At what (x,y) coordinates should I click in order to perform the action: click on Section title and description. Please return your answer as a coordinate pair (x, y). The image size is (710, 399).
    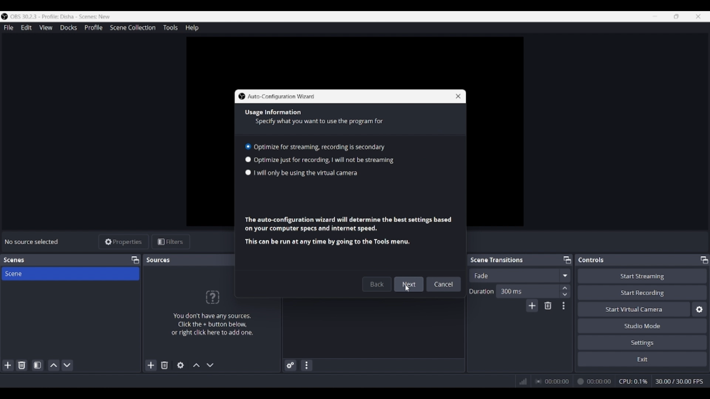
    Looking at the image, I should click on (313, 118).